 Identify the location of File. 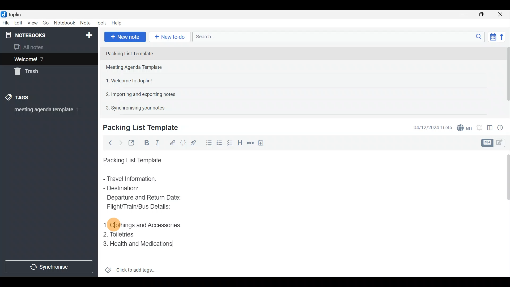
(5, 22).